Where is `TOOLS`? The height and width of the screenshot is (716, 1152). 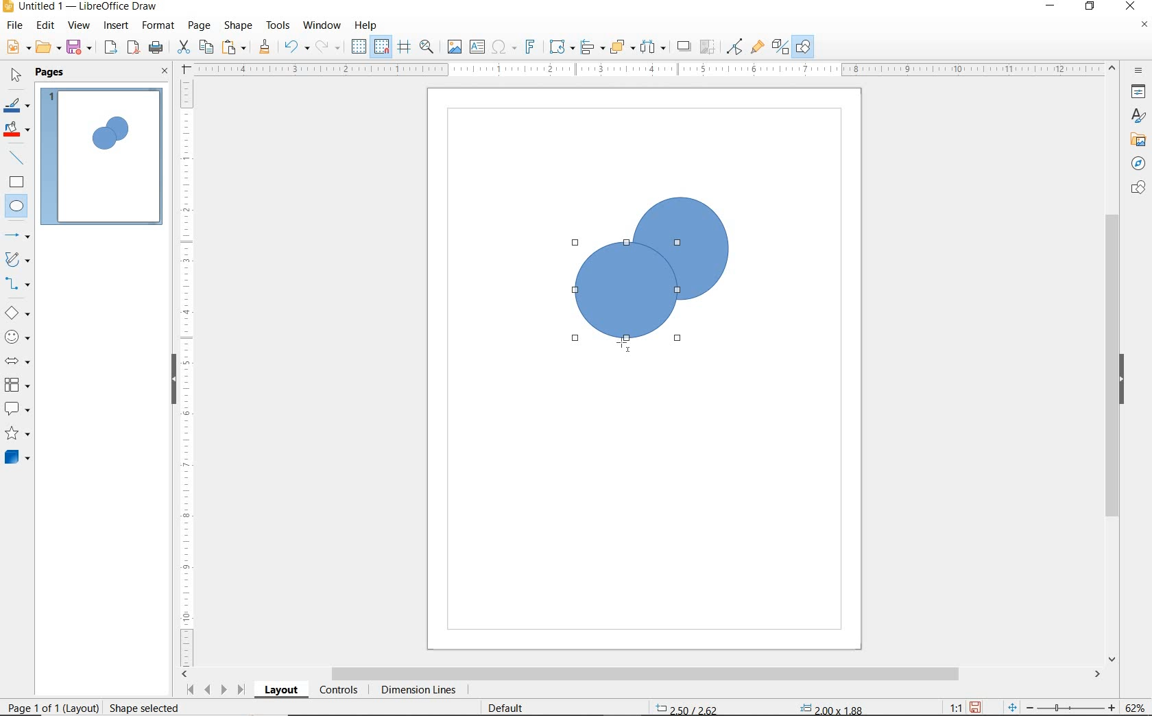 TOOLS is located at coordinates (278, 25).